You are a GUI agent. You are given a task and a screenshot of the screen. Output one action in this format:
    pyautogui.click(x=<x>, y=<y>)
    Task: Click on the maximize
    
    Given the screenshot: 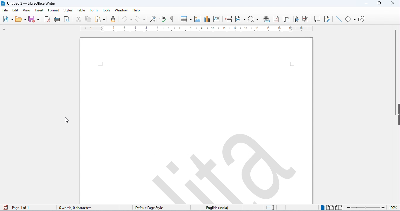 What is the action you would take?
    pyautogui.click(x=378, y=3)
    